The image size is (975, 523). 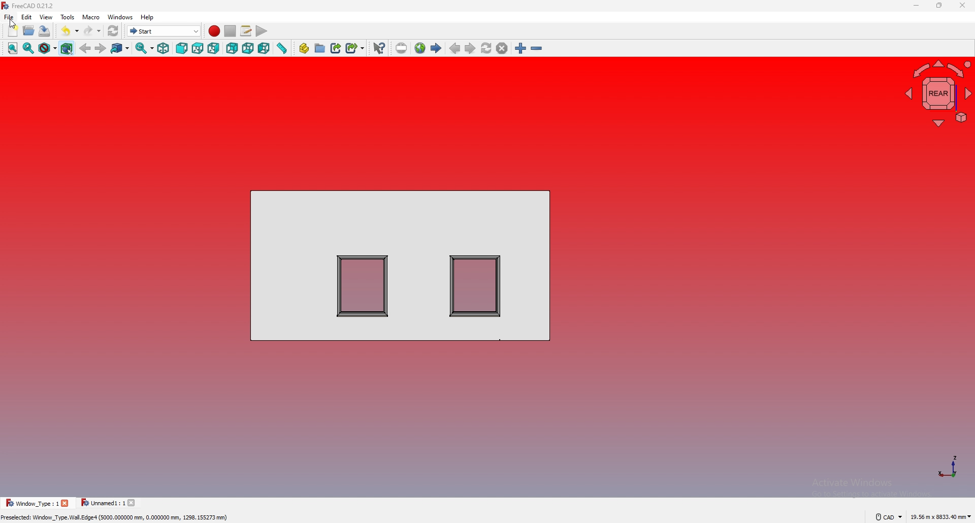 I want to click on left, so click(x=264, y=49).